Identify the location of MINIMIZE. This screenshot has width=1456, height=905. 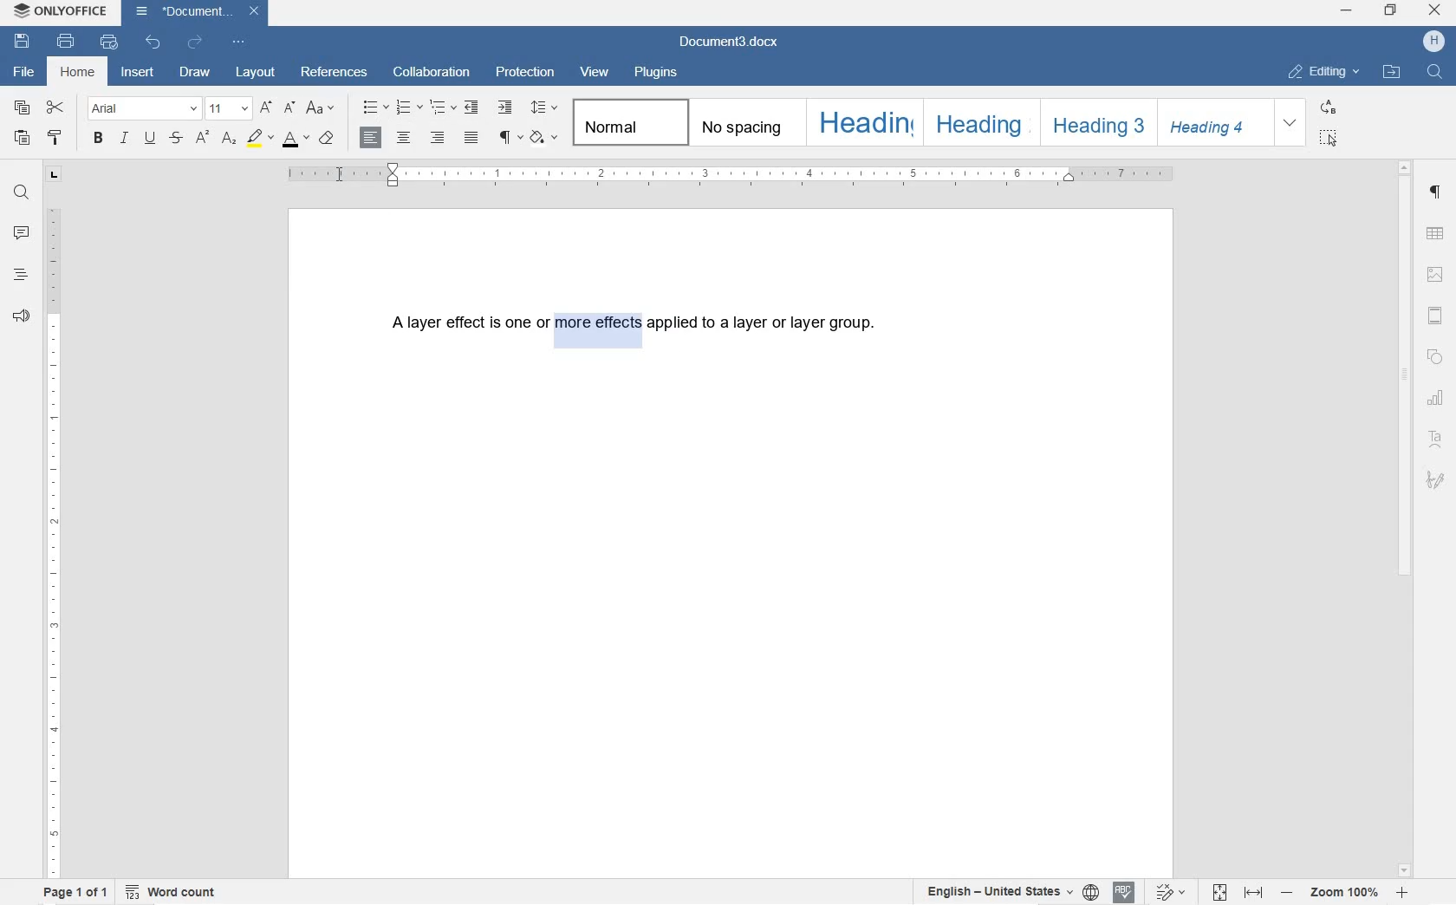
(1349, 11).